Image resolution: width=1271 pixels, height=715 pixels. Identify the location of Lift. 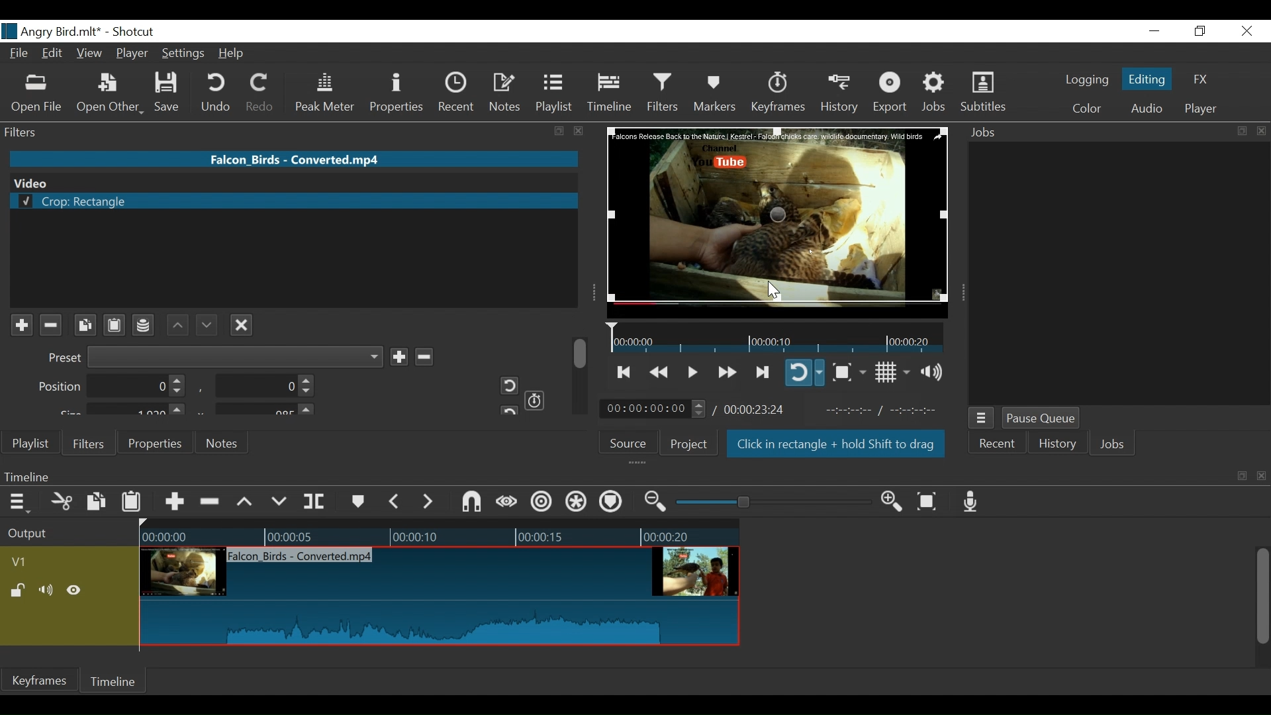
(247, 502).